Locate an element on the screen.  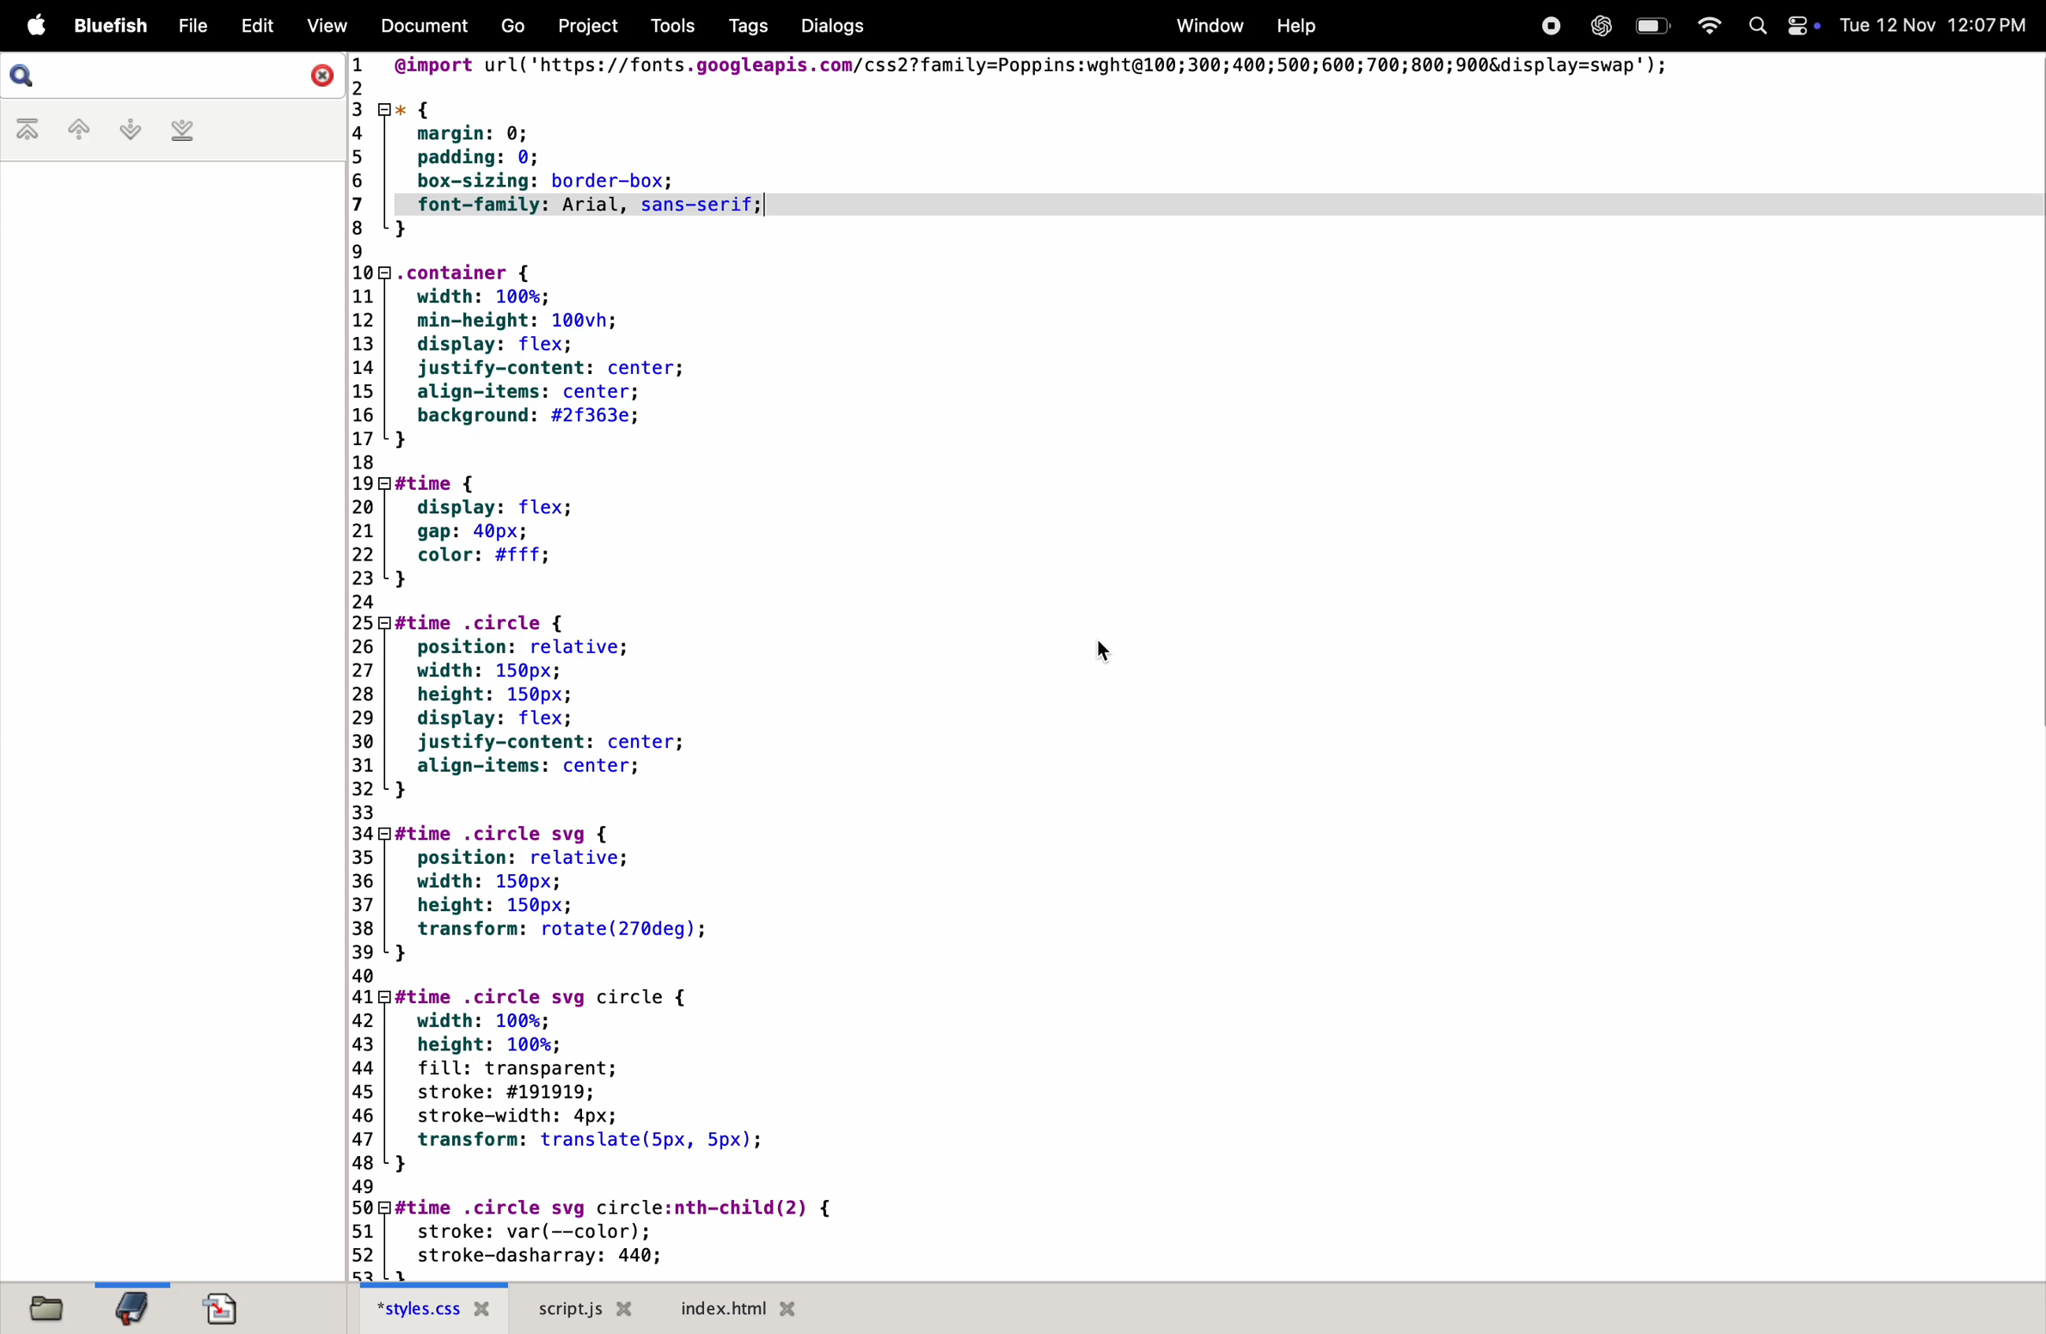
go is located at coordinates (514, 28).